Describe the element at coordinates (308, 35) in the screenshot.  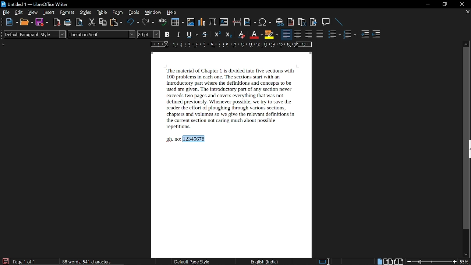
I see `align right` at that location.